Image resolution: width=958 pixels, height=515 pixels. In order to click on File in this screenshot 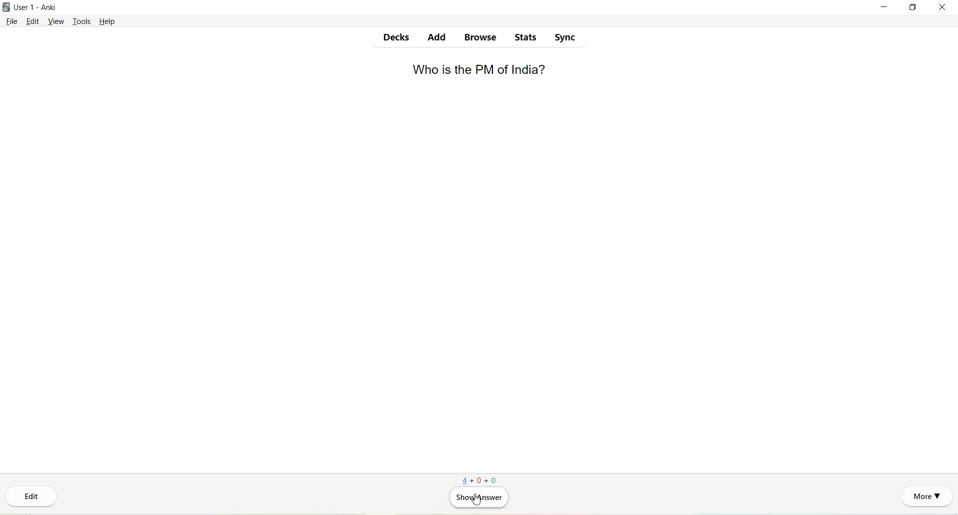, I will do `click(12, 21)`.